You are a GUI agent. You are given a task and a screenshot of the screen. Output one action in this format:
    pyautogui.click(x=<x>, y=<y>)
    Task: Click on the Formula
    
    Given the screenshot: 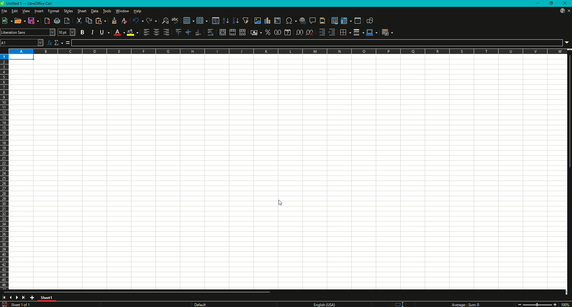 What is the action you would take?
    pyautogui.click(x=317, y=43)
    